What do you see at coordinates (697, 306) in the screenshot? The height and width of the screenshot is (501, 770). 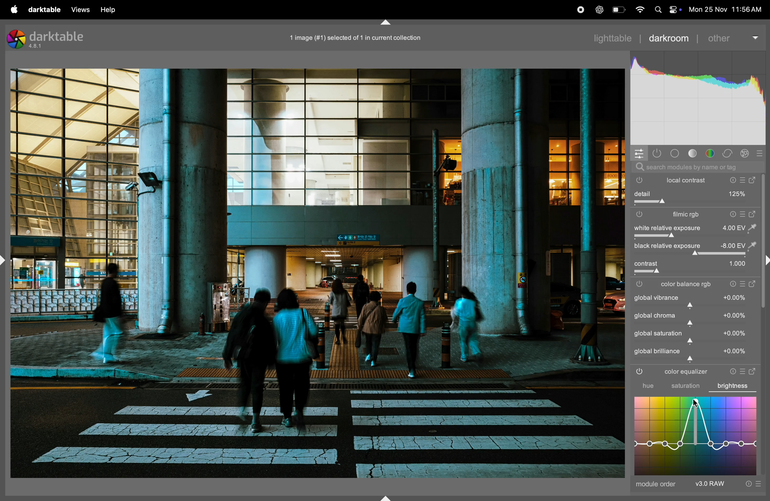 I see `slider` at bounding box center [697, 306].